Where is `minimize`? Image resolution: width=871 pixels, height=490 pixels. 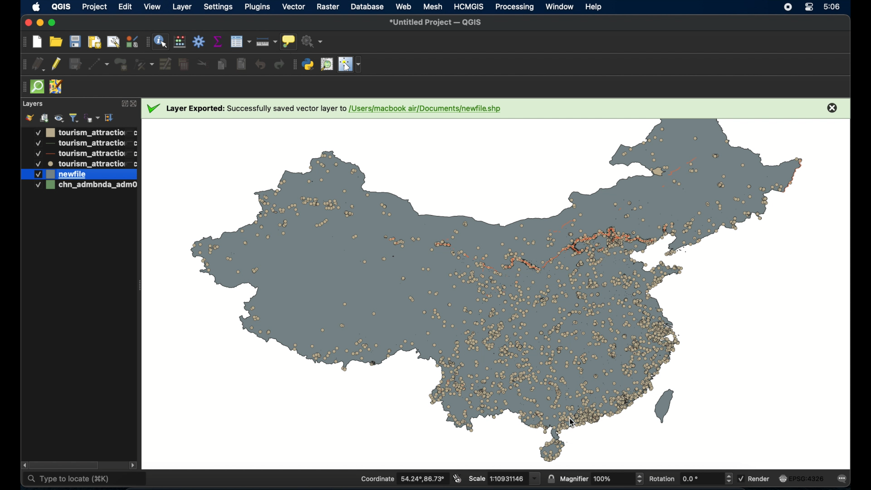 minimize is located at coordinates (40, 23).